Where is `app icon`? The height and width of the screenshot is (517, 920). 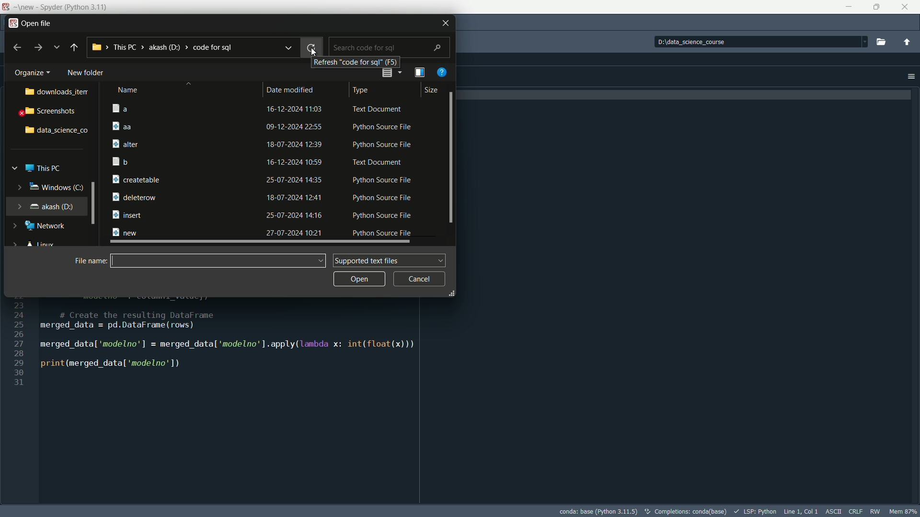
app icon is located at coordinates (12, 23).